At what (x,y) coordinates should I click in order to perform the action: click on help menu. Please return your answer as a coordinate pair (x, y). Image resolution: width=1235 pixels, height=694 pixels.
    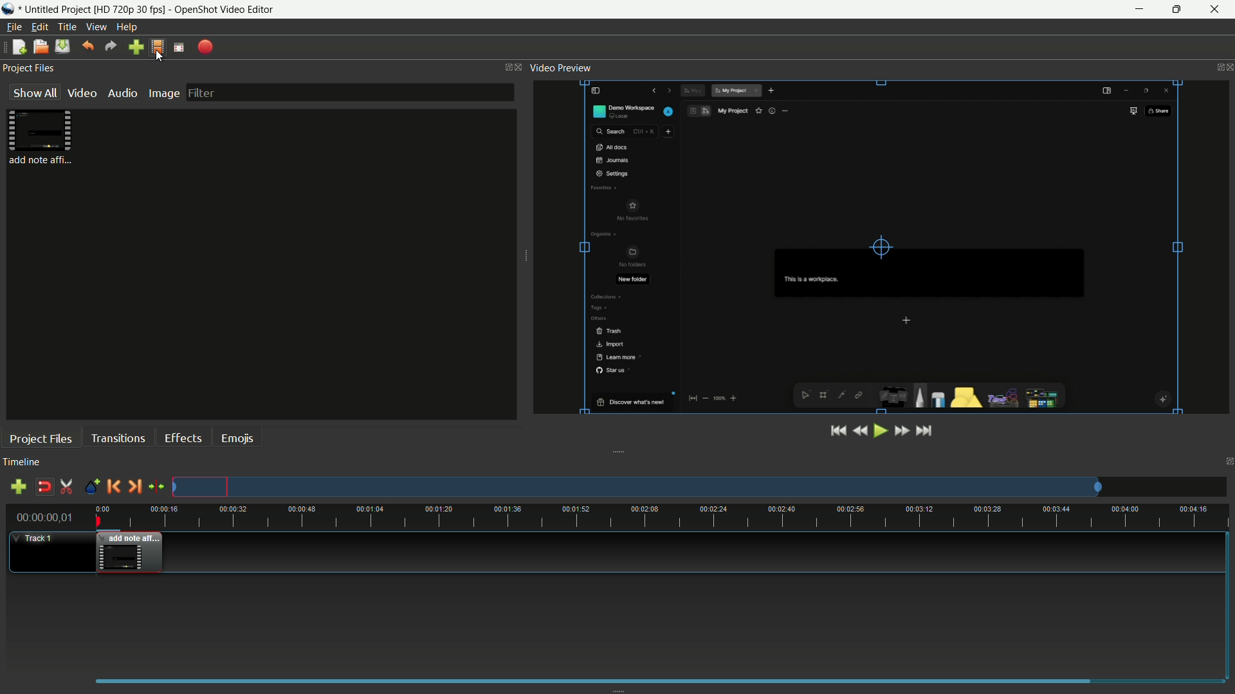
    Looking at the image, I should click on (126, 27).